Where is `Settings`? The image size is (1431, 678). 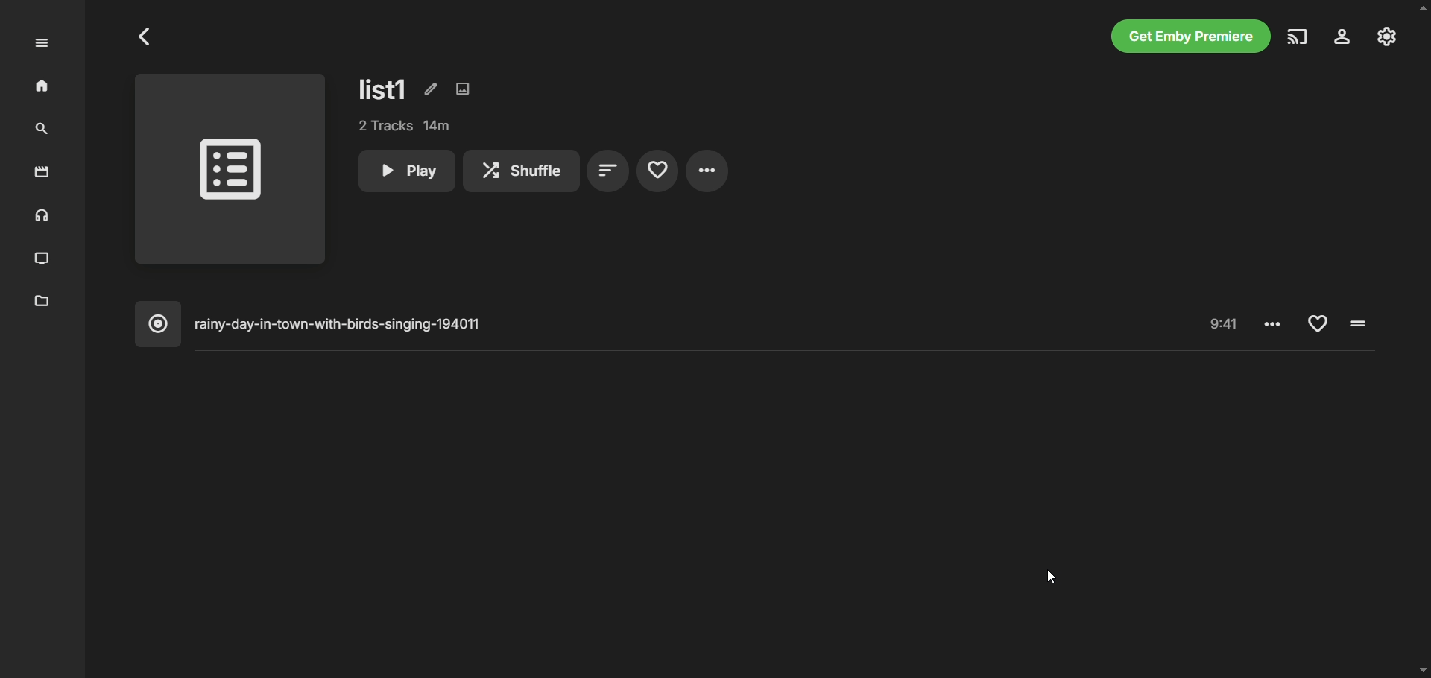 Settings is located at coordinates (1272, 324).